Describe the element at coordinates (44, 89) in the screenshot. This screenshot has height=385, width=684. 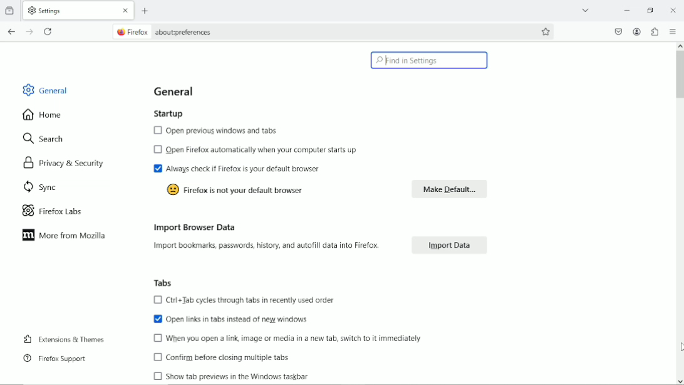
I see `general` at that location.